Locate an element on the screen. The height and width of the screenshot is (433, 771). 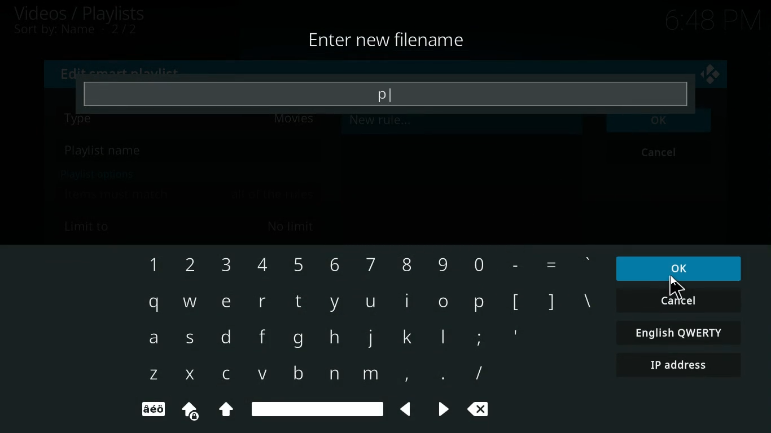
j is located at coordinates (371, 338).